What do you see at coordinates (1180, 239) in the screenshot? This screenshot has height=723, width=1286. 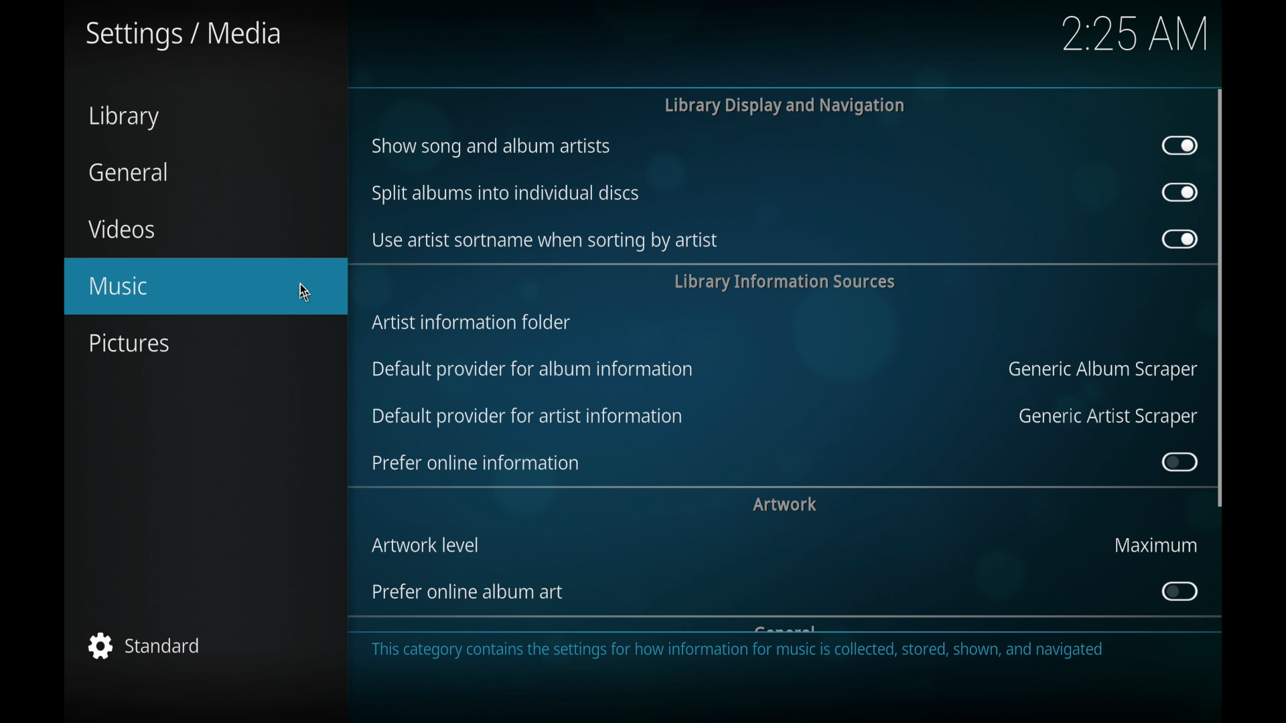 I see `toggle button` at bounding box center [1180, 239].